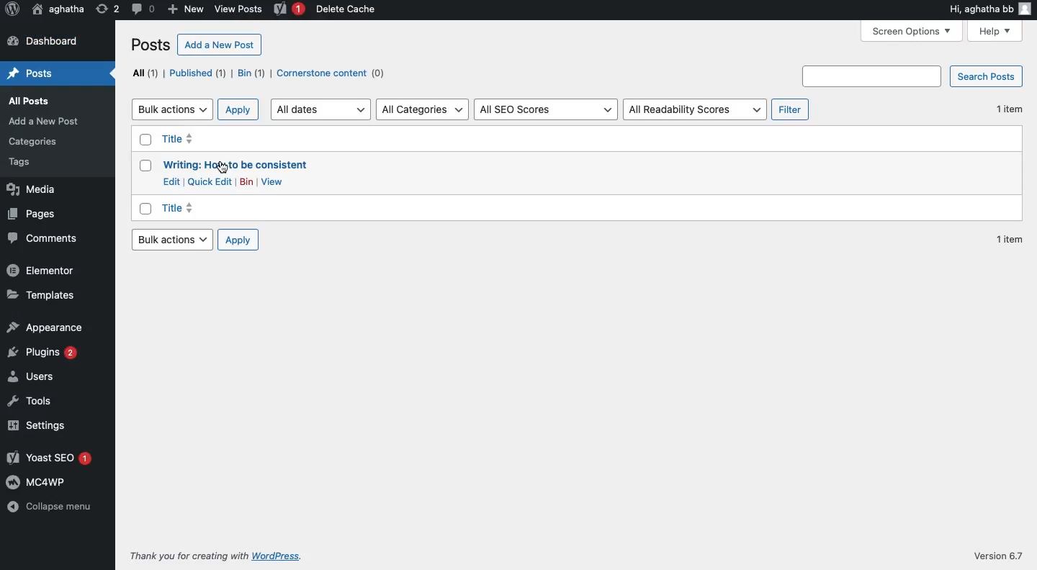 The image size is (1037, 570). I want to click on Delete cache, so click(347, 9).